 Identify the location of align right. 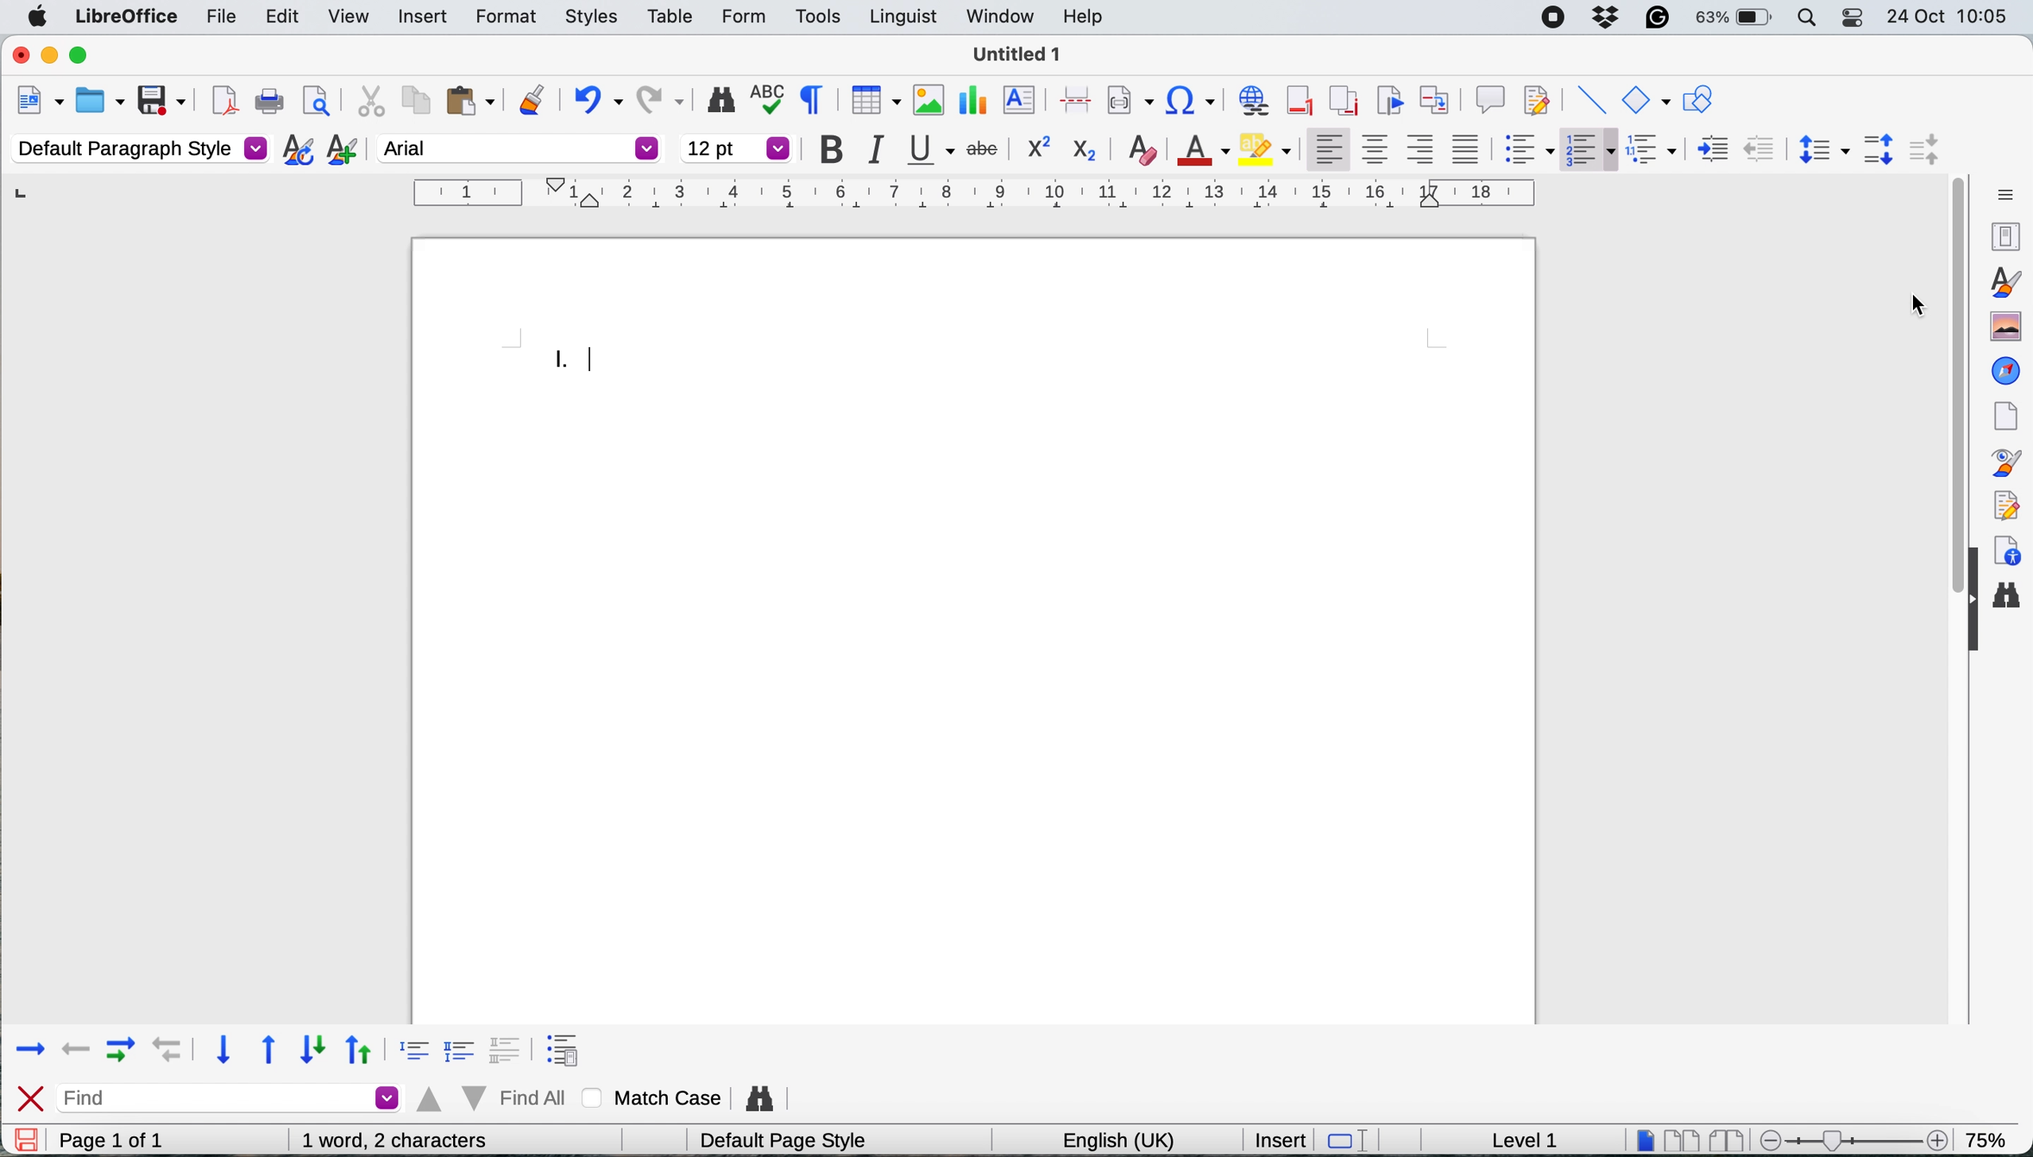
(1423, 149).